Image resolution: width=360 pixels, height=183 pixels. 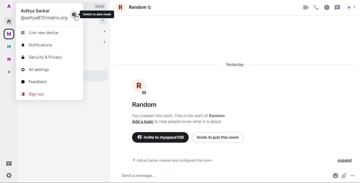 What do you see at coordinates (337, 7) in the screenshot?
I see `threads` at bounding box center [337, 7].